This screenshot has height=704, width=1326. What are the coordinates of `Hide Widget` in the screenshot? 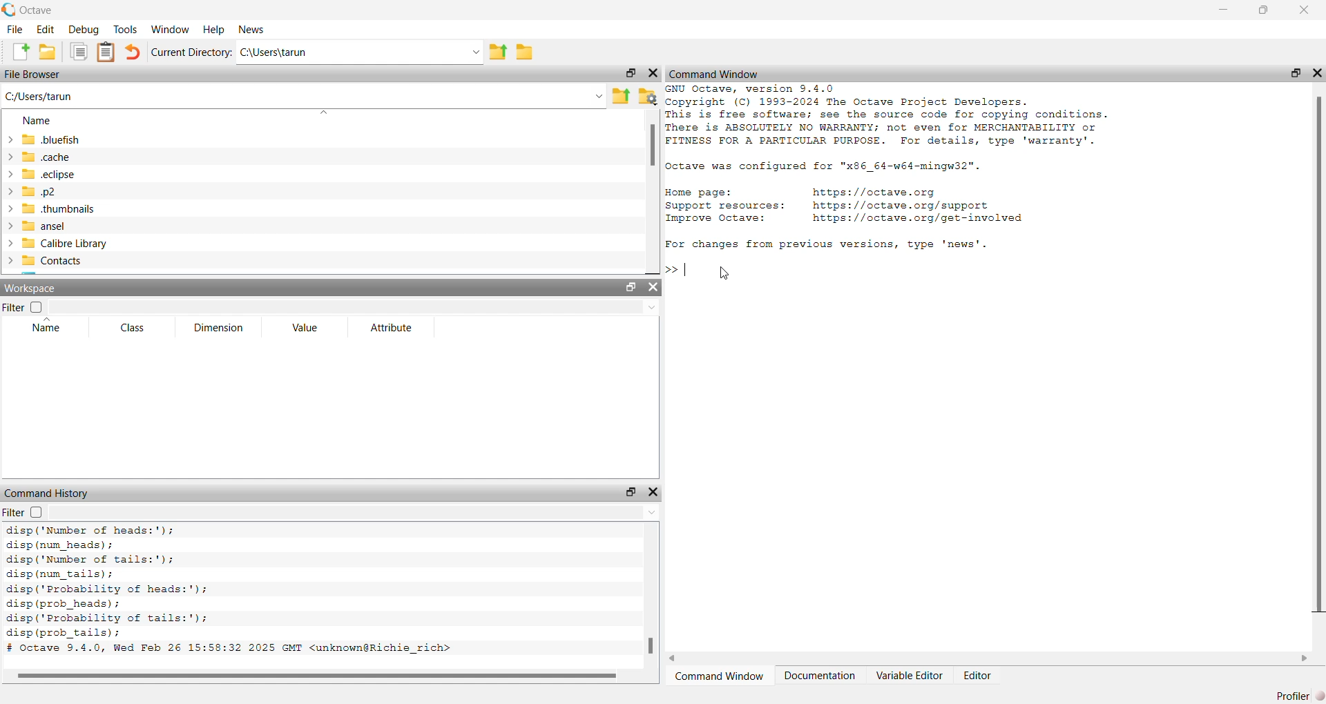 It's located at (653, 491).